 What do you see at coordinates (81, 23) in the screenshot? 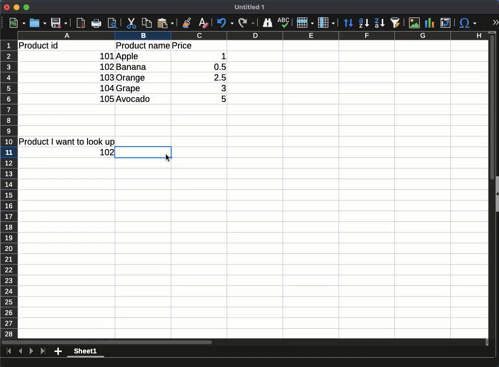
I see `pdf viewer` at bounding box center [81, 23].